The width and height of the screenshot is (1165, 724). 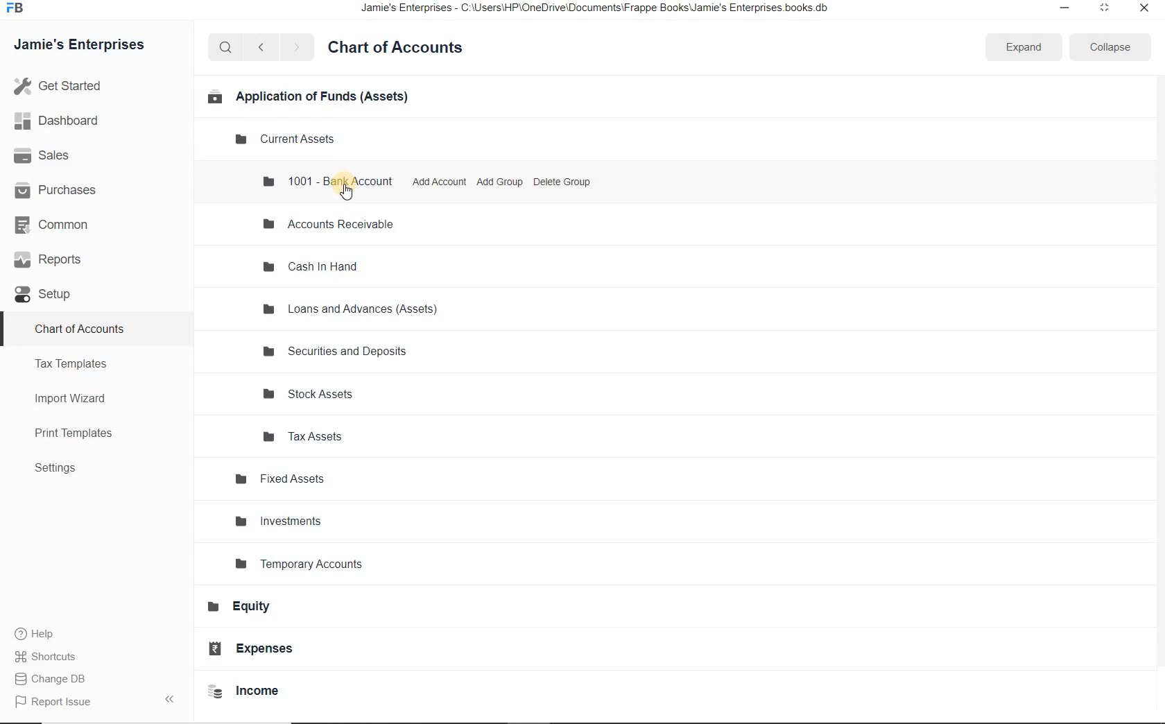 What do you see at coordinates (347, 193) in the screenshot?
I see `cursor` at bounding box center [347, 193].